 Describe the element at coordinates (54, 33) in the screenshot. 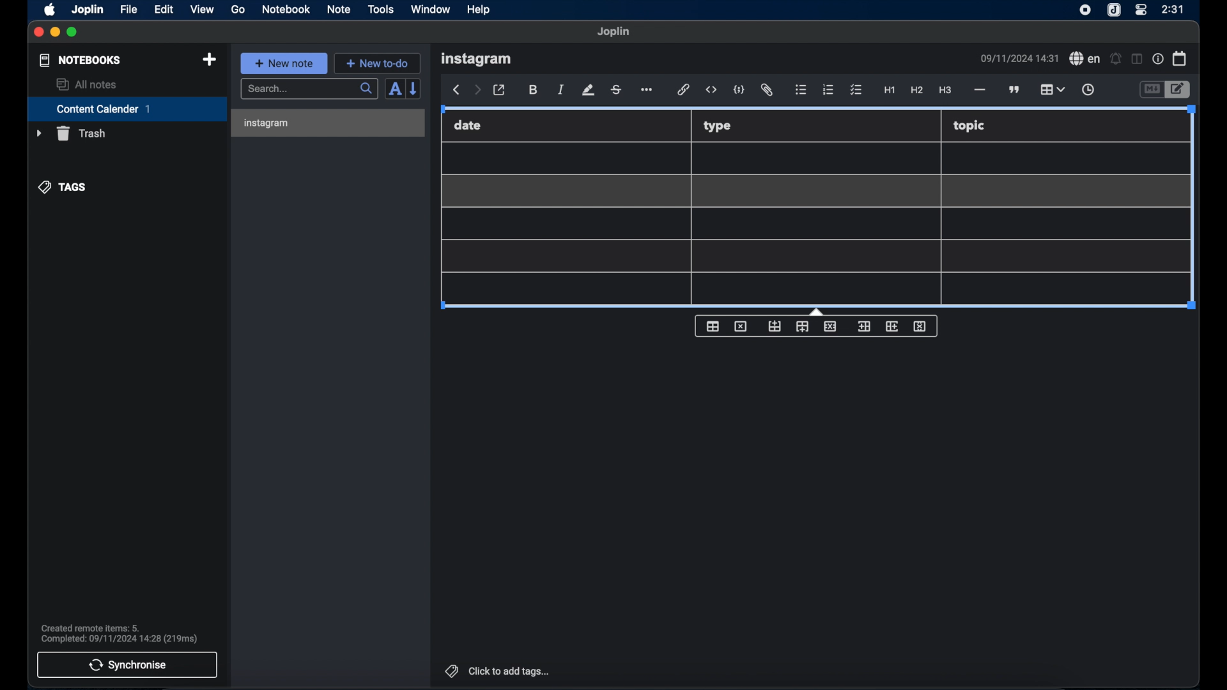

I see `minimize` at that location.